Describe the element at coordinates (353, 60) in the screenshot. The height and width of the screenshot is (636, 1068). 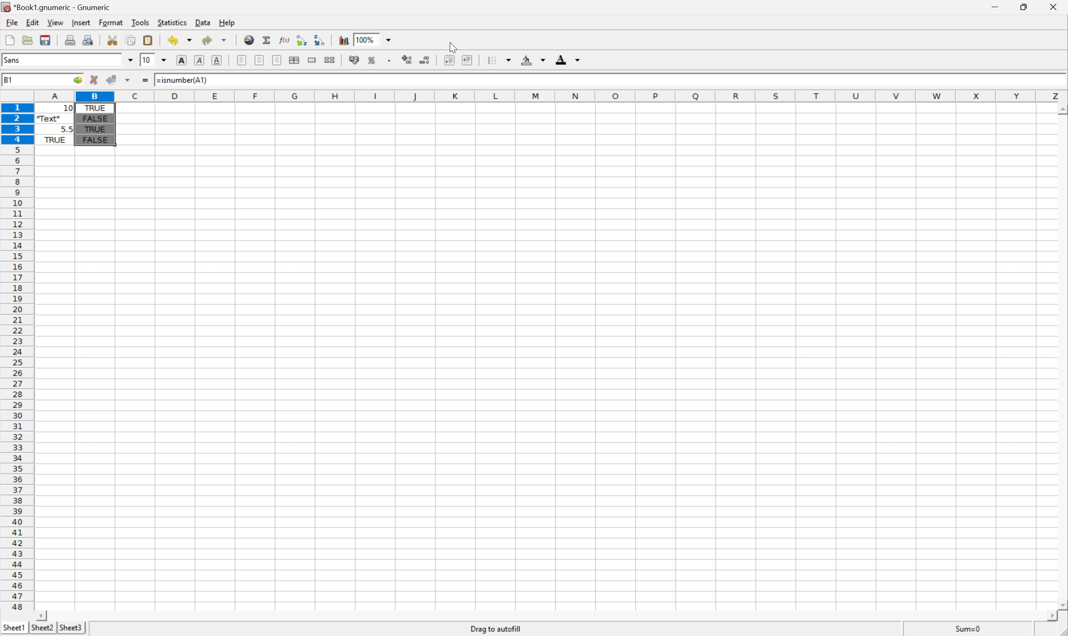
I see `Format selection as accounting` at that location.